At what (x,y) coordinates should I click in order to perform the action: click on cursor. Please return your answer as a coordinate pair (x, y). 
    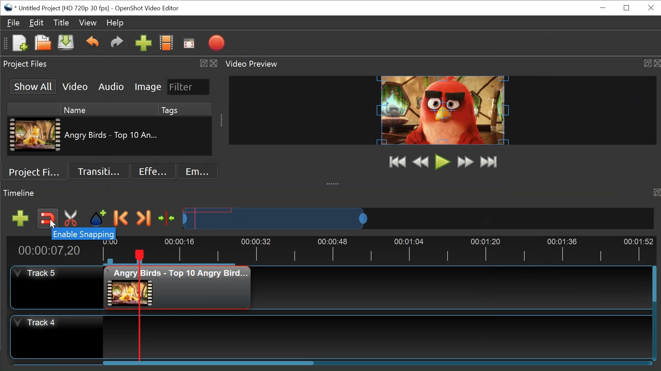
    Looking at the image, I should click on (51, 226).